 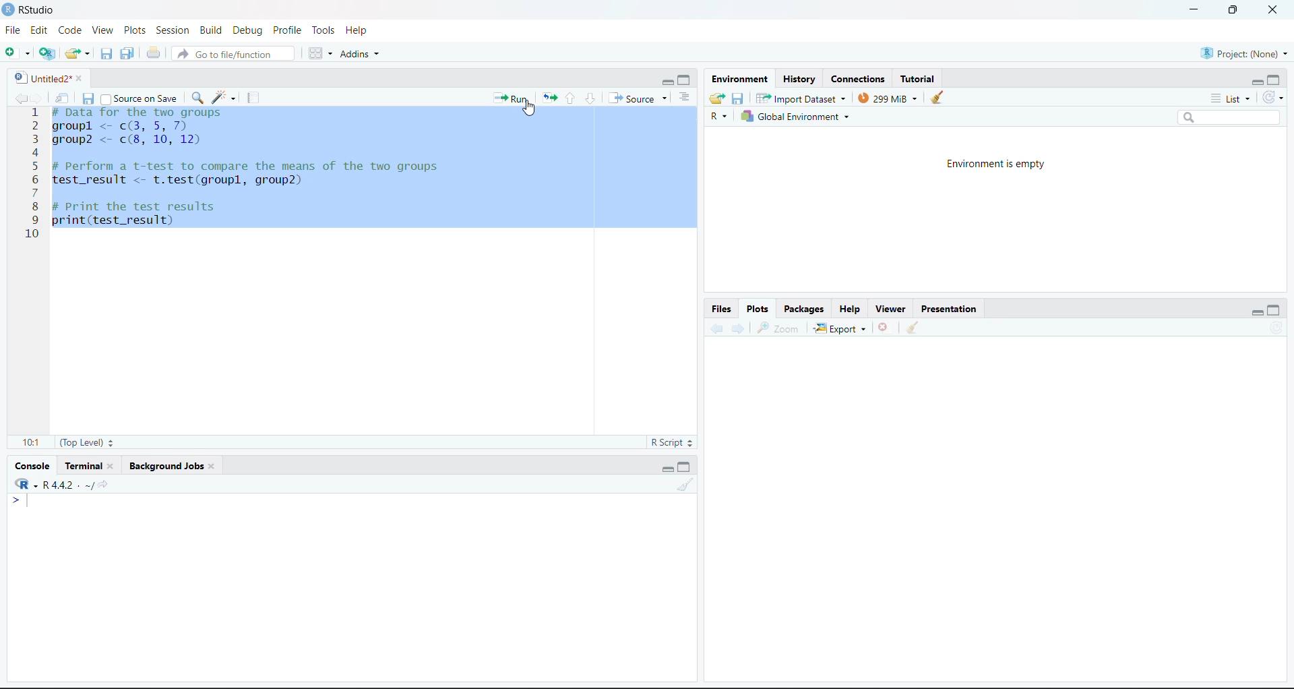 What do you see at coordinates (886, 326) in the screenshot?
I see `remove the current plot` at bounding box center [886, 326].